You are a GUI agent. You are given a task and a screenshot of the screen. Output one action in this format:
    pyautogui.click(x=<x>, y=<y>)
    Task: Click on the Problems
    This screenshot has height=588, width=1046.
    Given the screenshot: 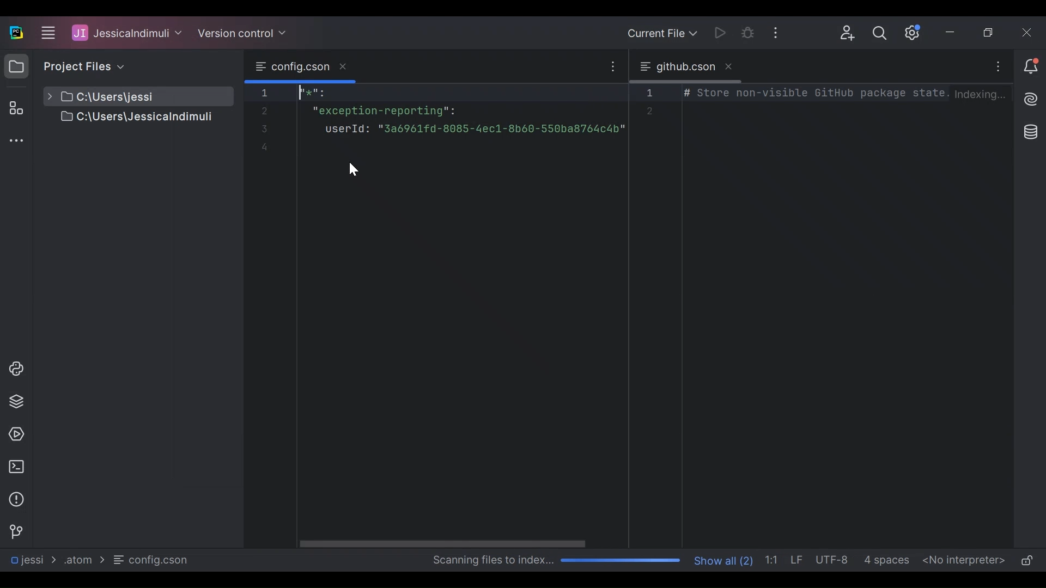 What is the action you would take?
    pyautogui.click(x=16, y=499)
    